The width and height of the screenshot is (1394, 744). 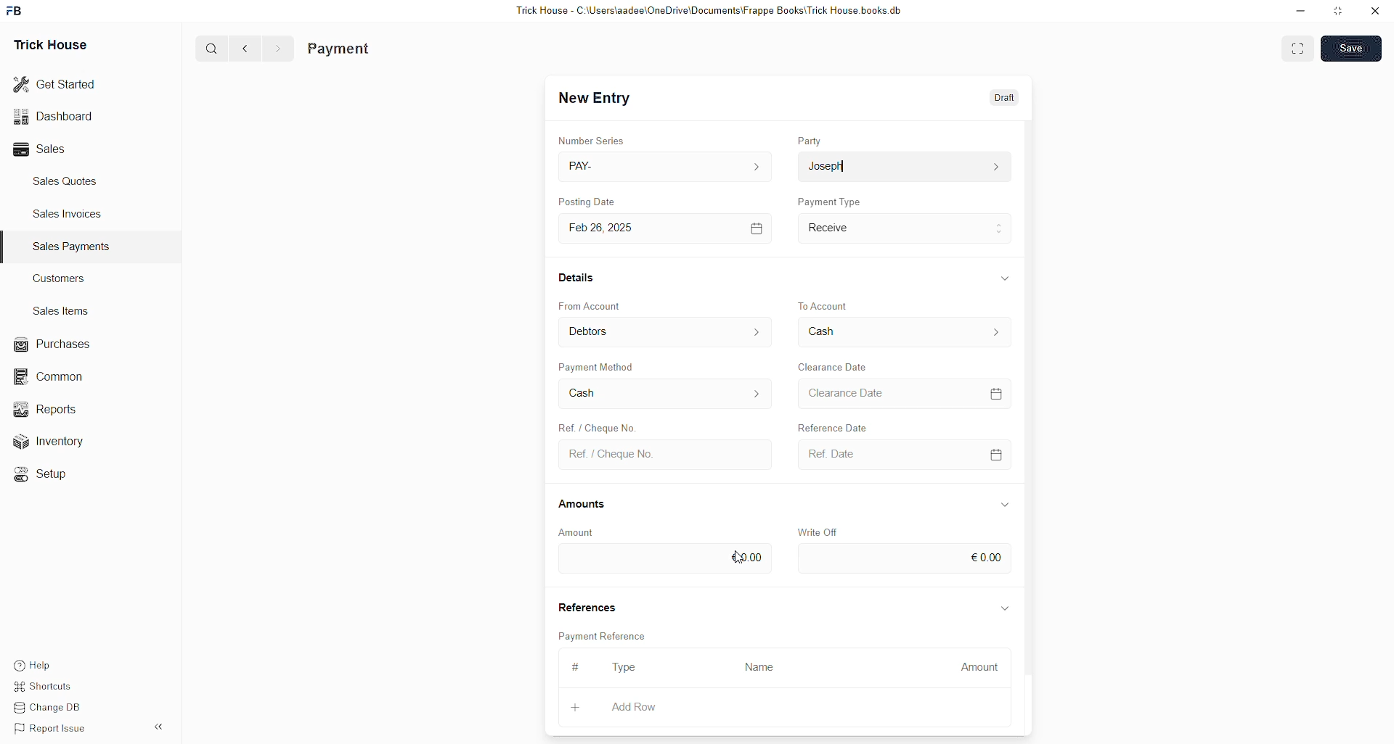 What do you see at coordinates (816, 532) in the screenshot?
I see `Write Off` at bounding box center [816, 532].